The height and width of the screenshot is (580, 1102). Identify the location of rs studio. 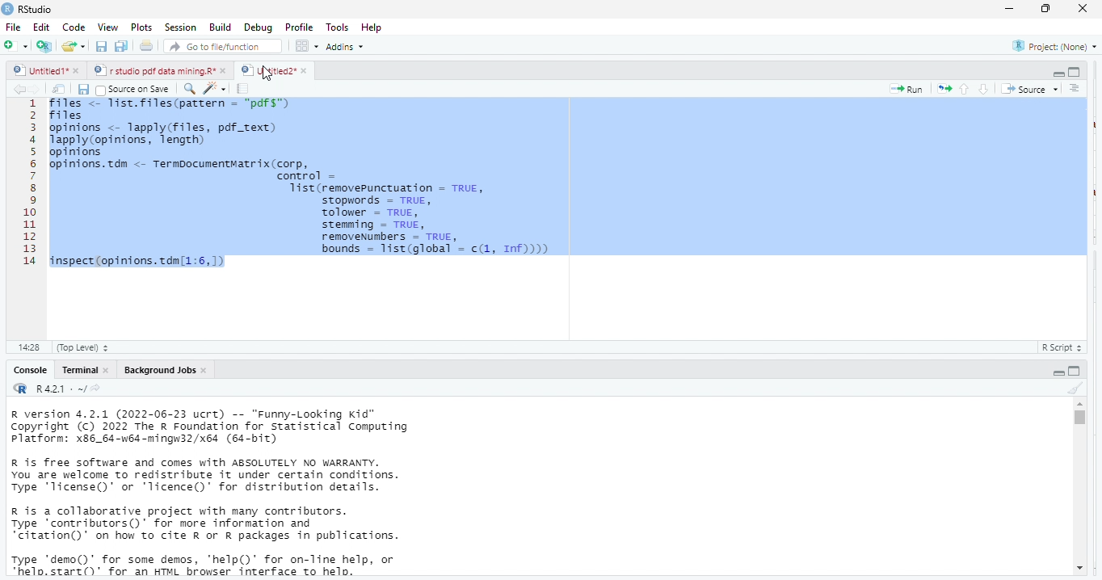
(36, 9).